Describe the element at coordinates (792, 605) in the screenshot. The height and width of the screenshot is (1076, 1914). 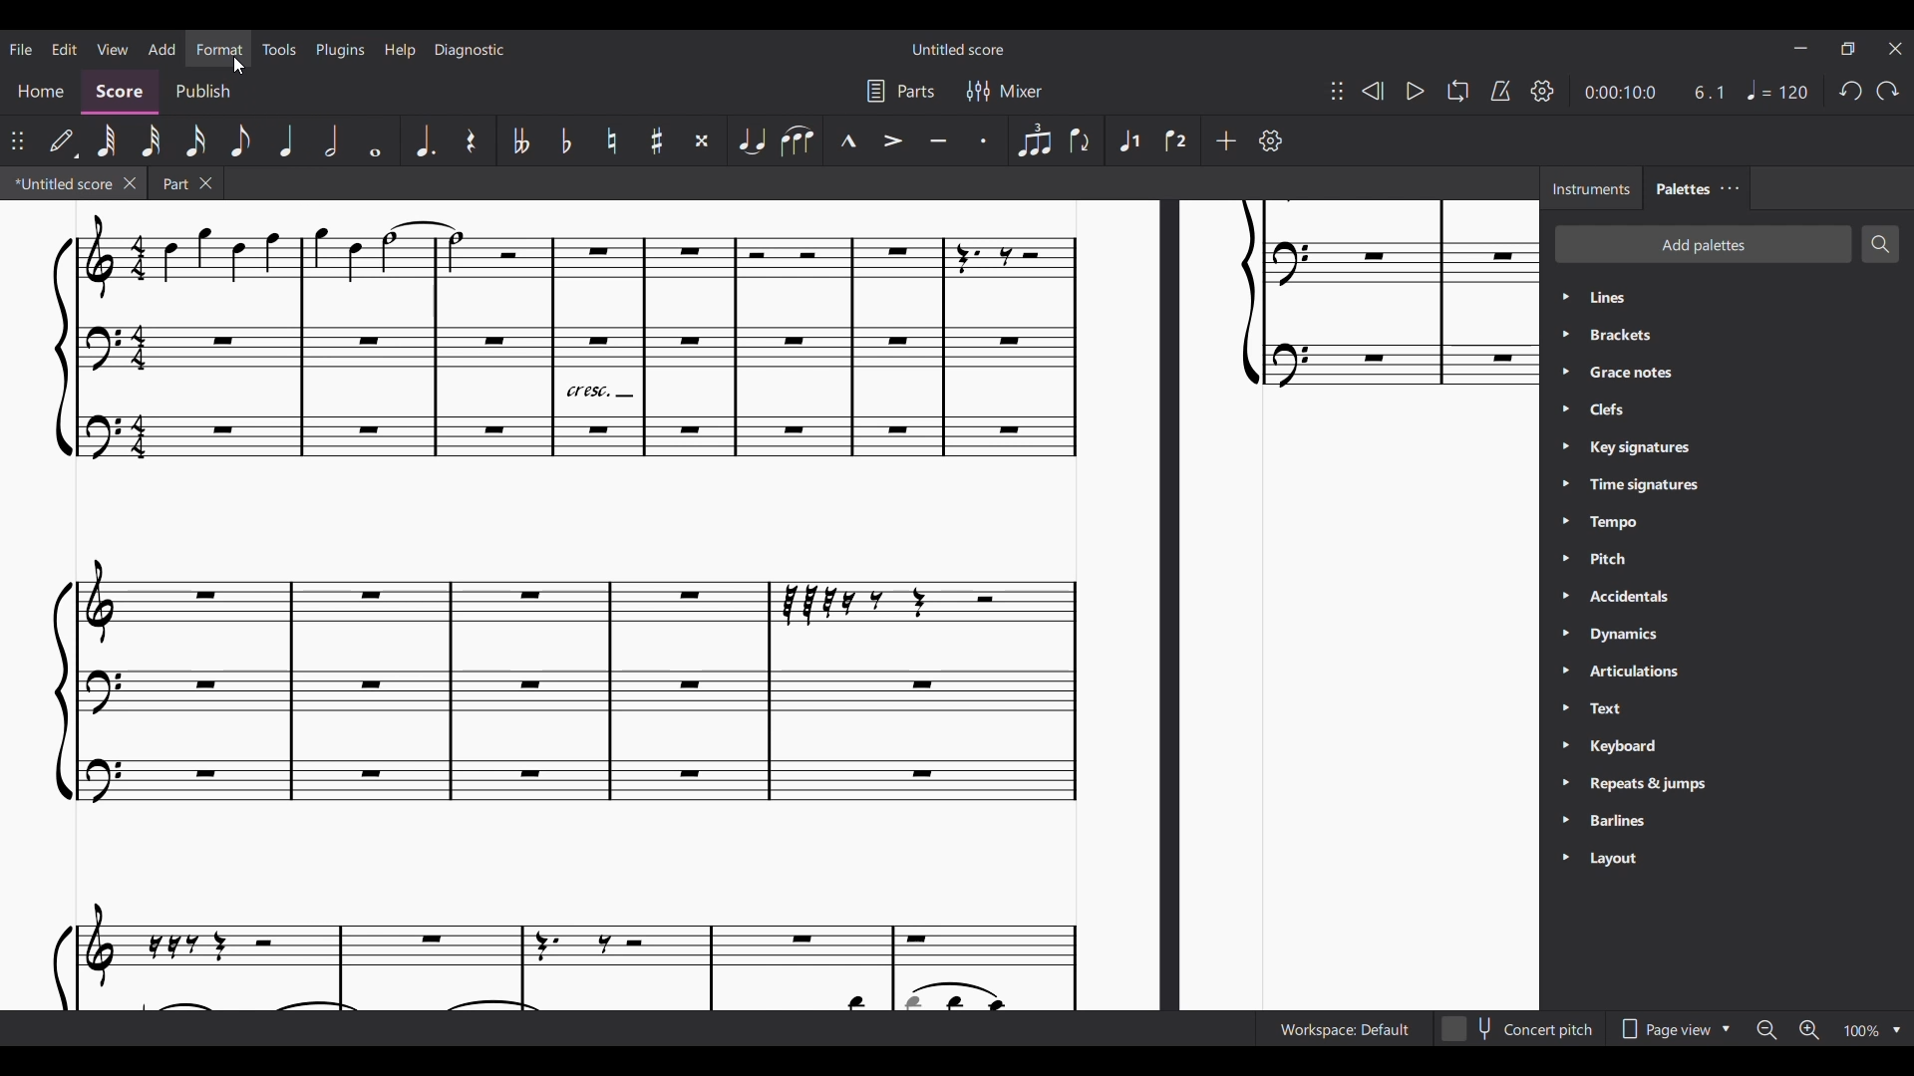
I see `Current score` at that location.